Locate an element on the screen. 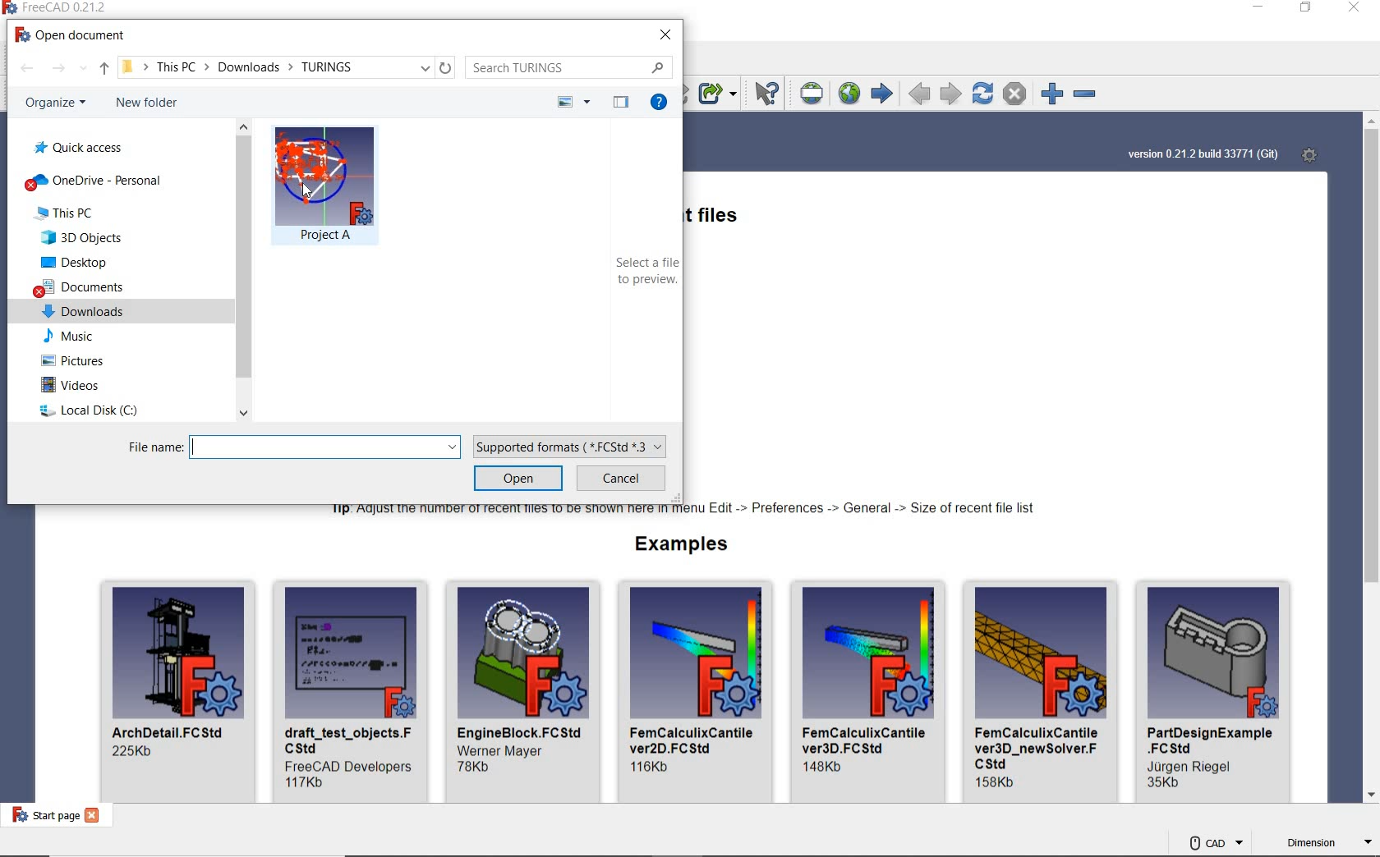 The height and width of the screenshot is (857, 1380). image is located at coordinates (1042, 651).